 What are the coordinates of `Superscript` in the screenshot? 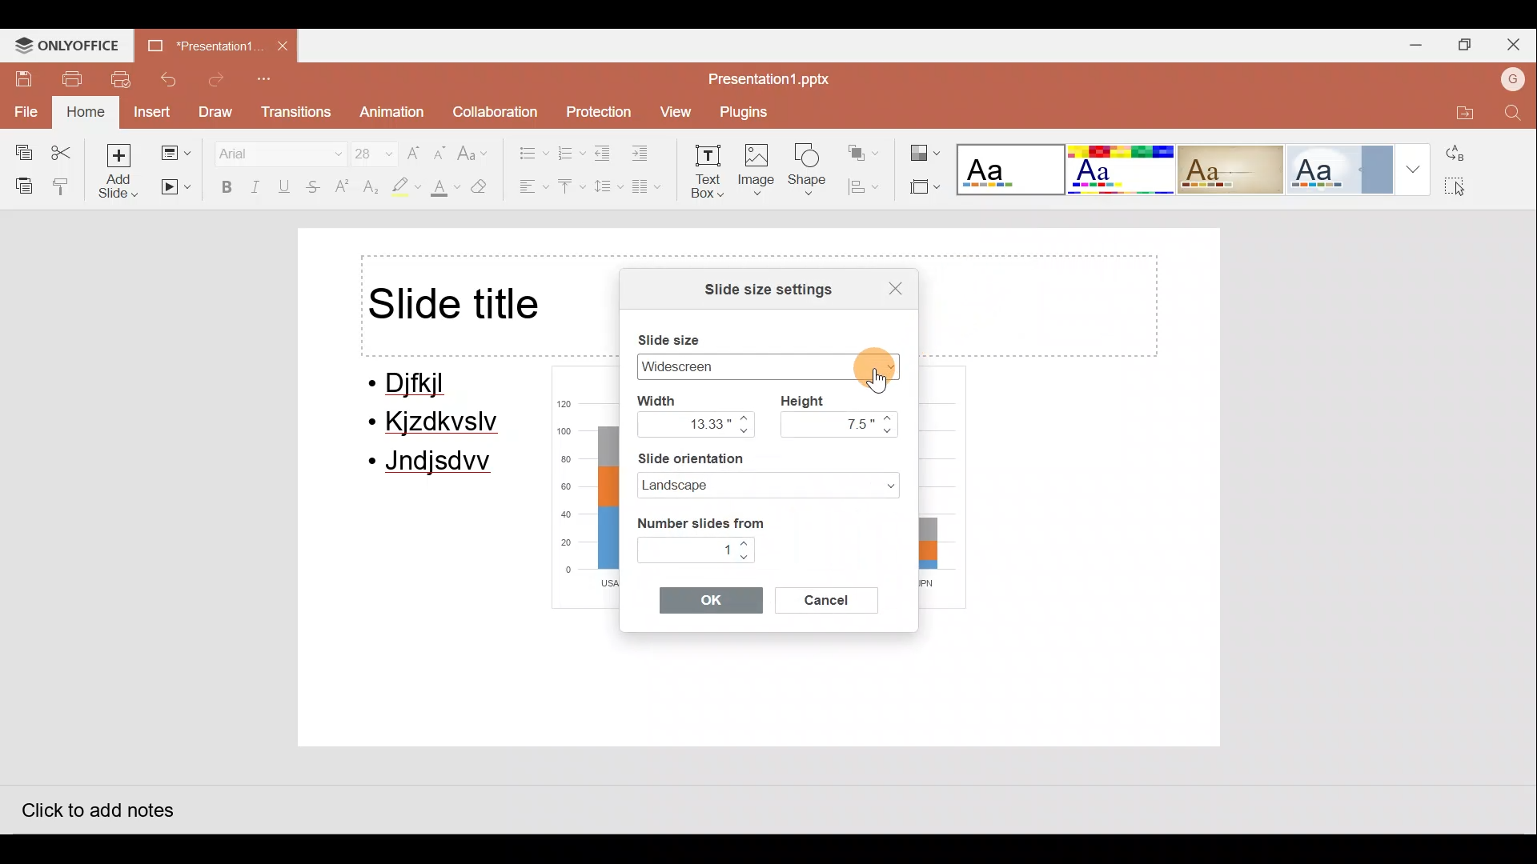 It's located at (343, 188).